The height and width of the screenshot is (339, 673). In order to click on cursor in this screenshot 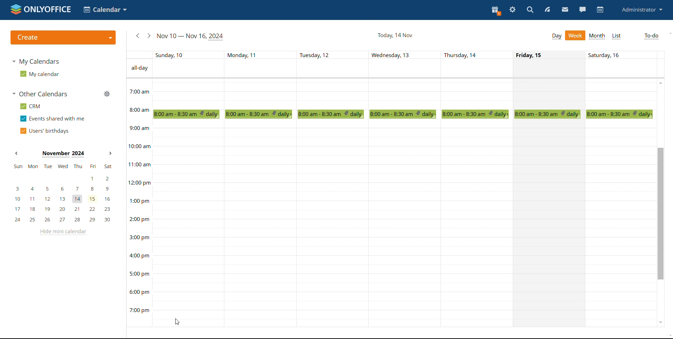, I will do `click(177, 321)`.